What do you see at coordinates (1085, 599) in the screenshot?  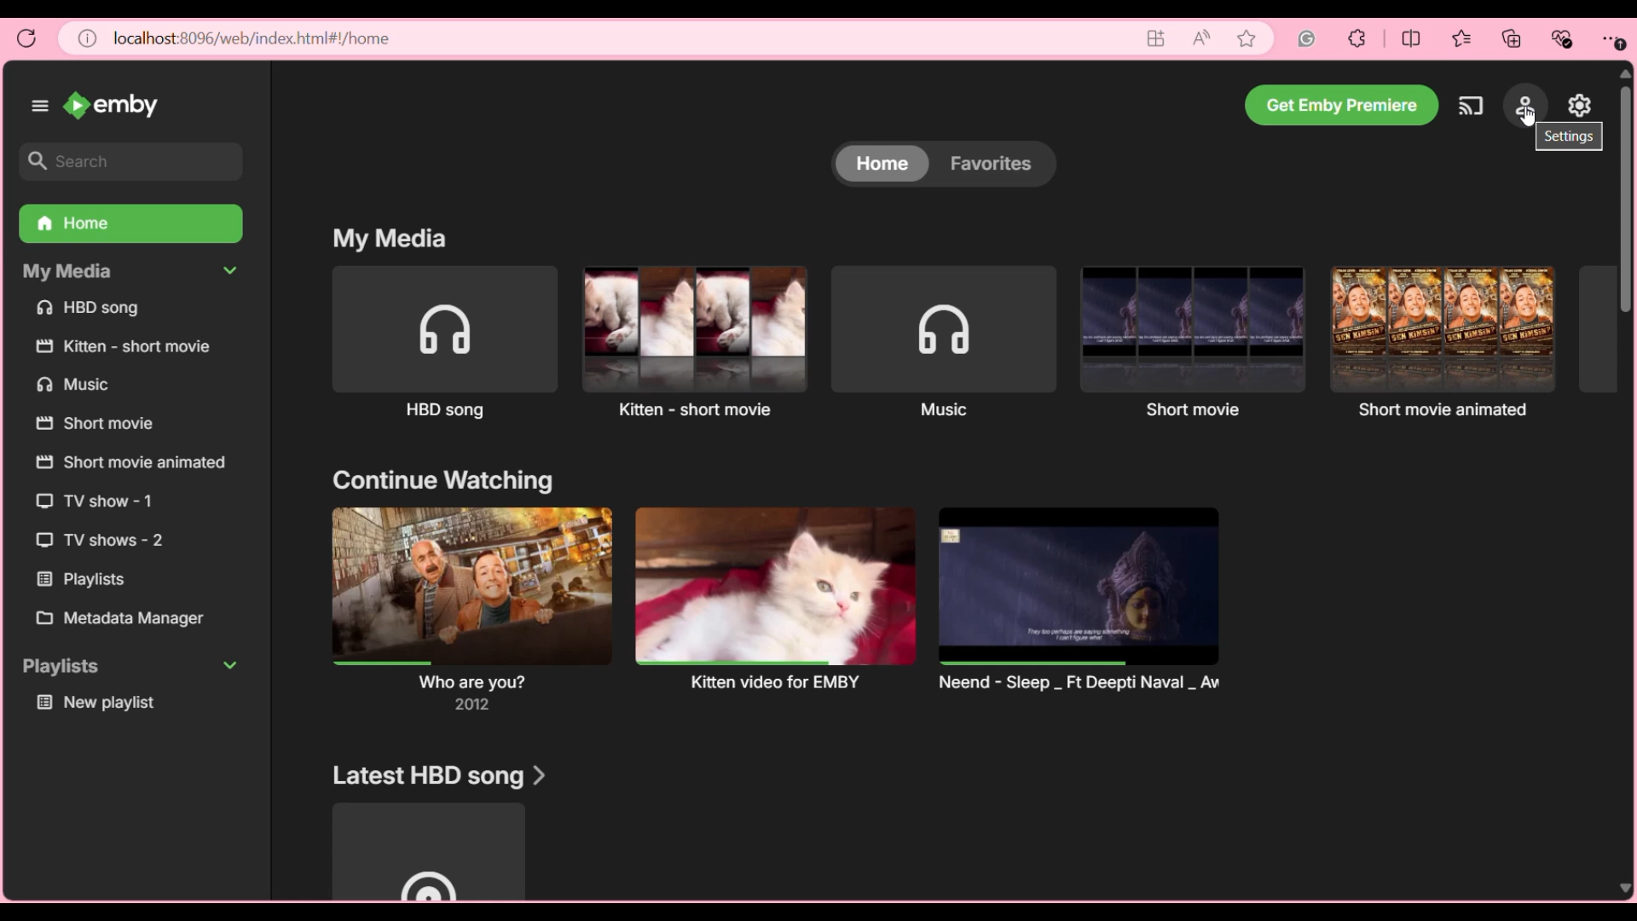 I see `neend-sleep-ft deepti naval` at bounding box center [1085, 599].